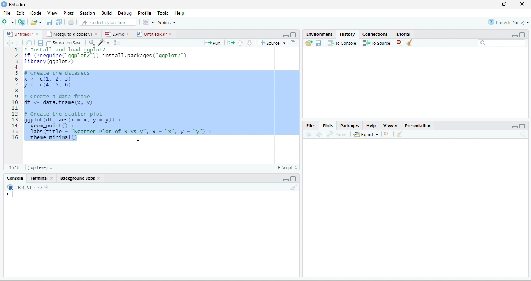 Image resolution: width=531 pixels, height=281 pixels. What do you see at coordinates (40, 43) in the screenshot?
I see `Save current document` at bounding box center [40, 43].